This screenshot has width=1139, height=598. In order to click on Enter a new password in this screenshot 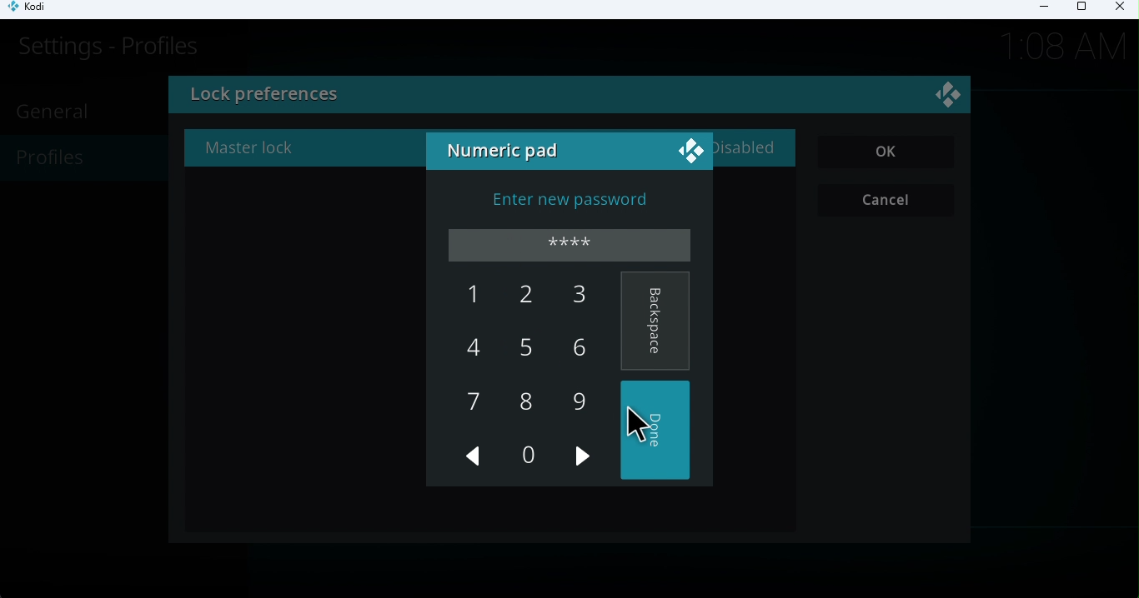, I will do `click(571, 202)`.